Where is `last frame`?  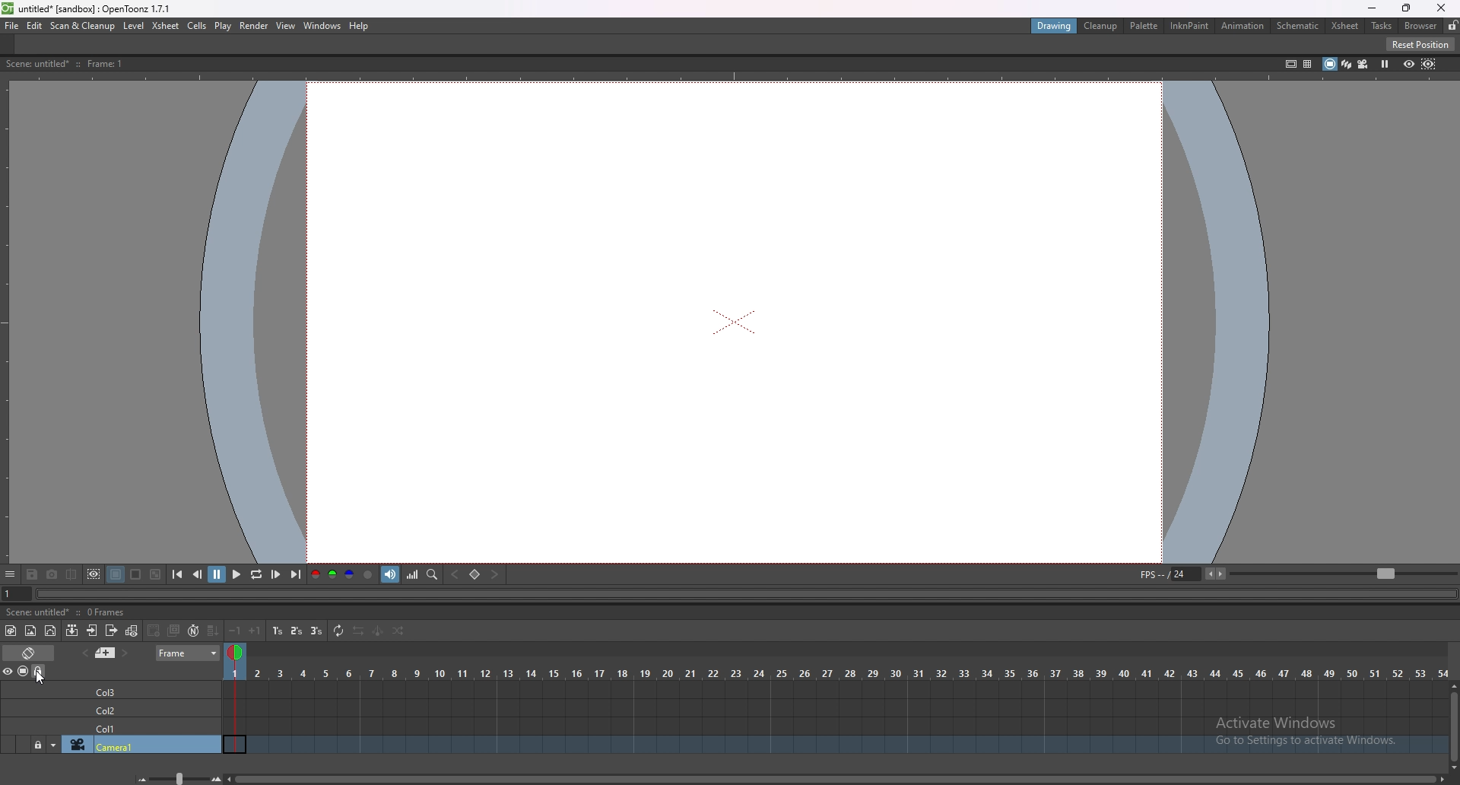 last frame is located at coordinates (294, 575).